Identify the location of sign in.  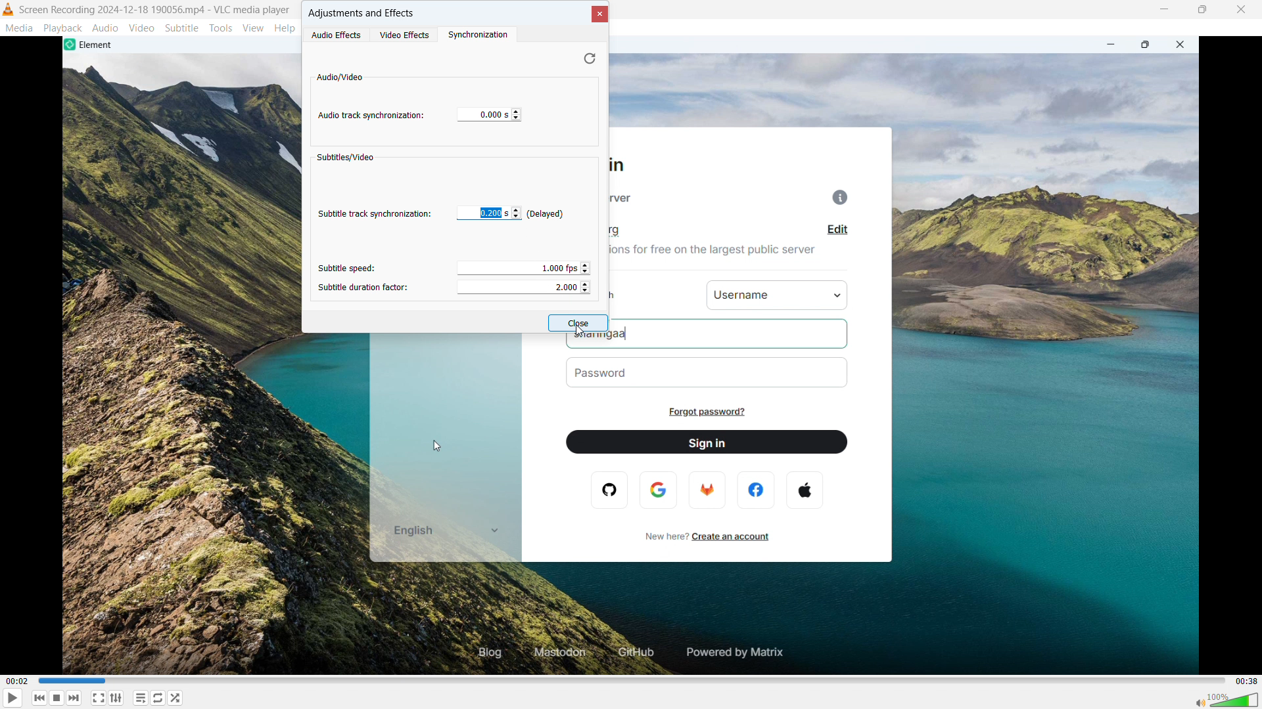
(626, 166).